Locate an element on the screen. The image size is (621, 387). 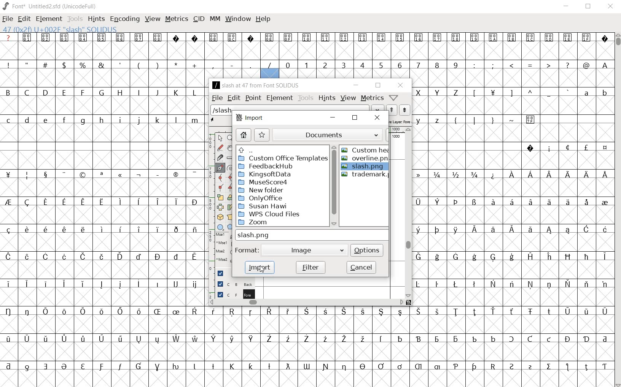
documents is located at coordinates (332, 135).